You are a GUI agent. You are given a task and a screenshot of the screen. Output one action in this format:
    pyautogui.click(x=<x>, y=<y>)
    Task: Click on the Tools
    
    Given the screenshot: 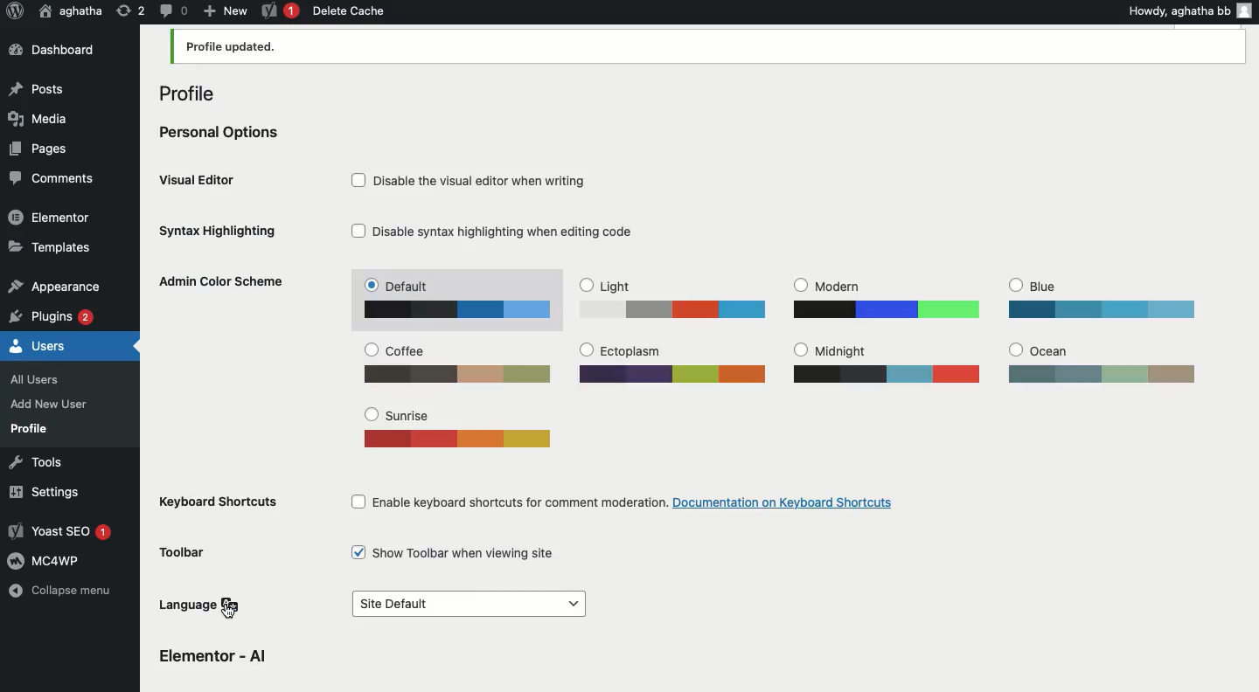 What is the action you would take?
    pyautogui.click(x=32, y=461)
    